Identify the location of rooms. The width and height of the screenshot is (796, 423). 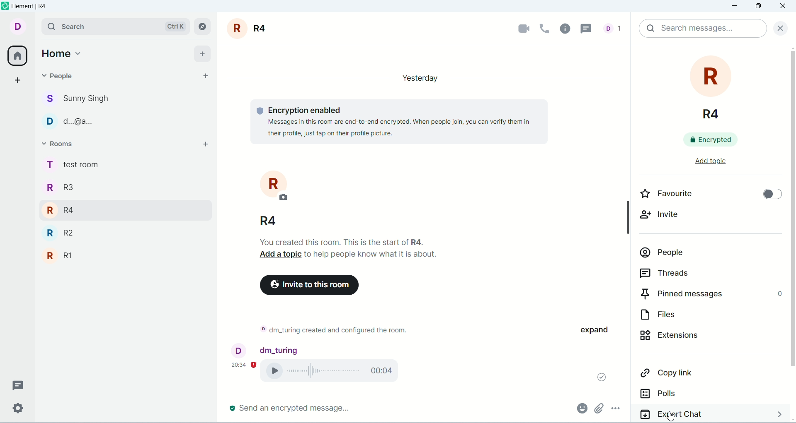
(72, 213).